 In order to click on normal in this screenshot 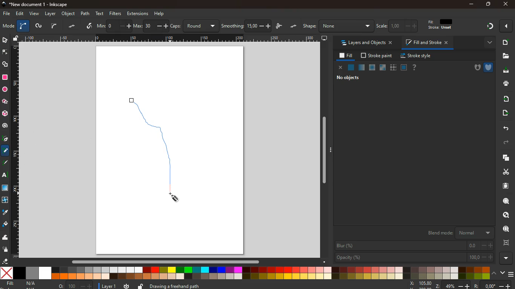, I will do `click(351, 67)`.